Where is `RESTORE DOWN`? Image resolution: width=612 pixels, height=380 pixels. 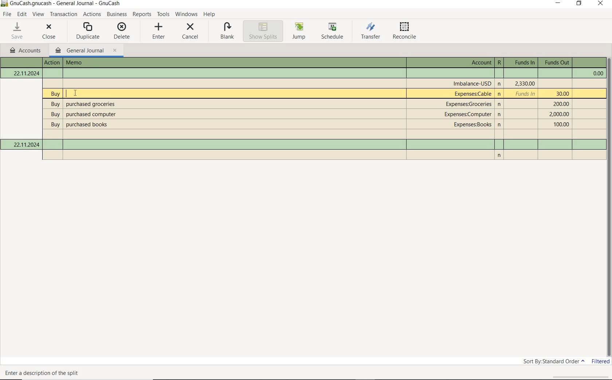 RESTORE DOWN is located at coordinates (579, 3).